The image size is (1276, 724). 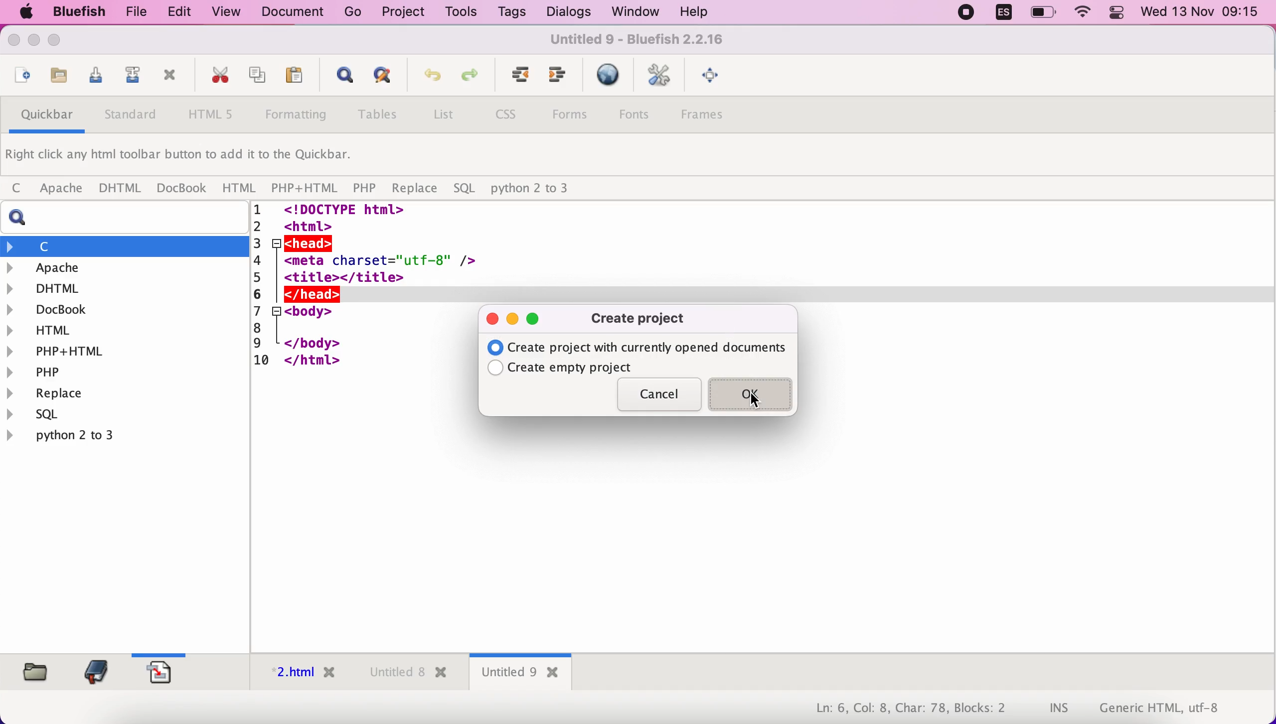 I want to click on show find bar, so click(x=340, y=78).